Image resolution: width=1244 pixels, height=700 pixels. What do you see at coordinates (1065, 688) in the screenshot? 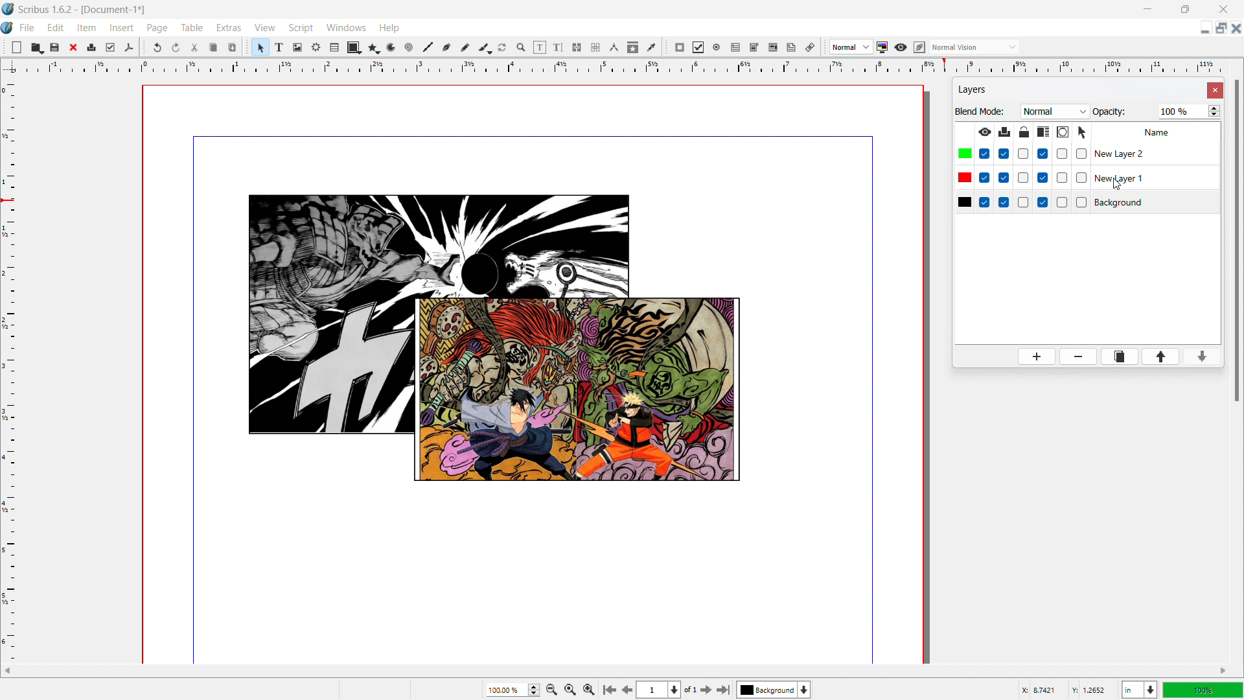
I see `cursor coordinates` at bounding box center [1065, 688].